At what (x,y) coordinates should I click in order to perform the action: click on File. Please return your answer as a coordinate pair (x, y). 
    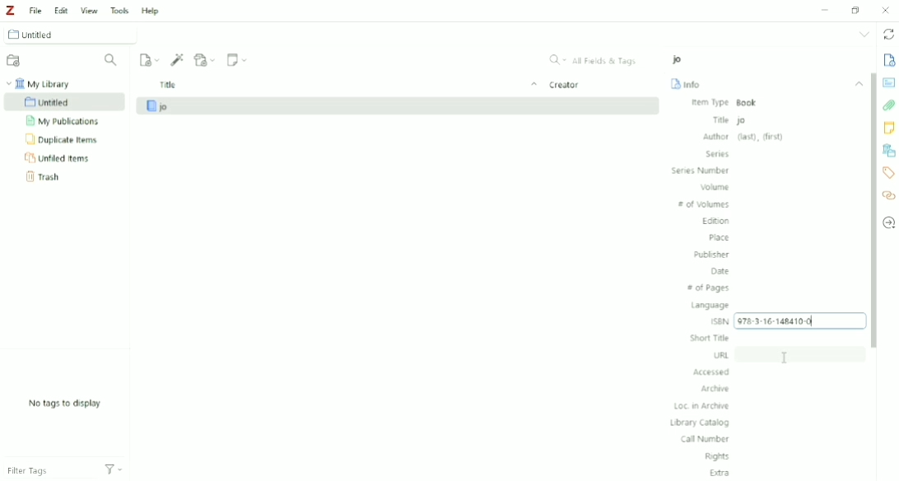
    Looking at the image, I should click on (35, 10).